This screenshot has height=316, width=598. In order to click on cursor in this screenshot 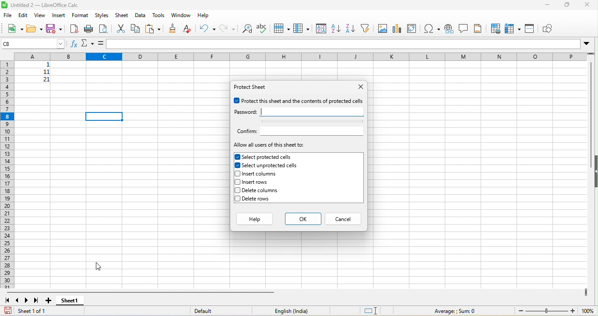, I will do `click(98, 267)`.